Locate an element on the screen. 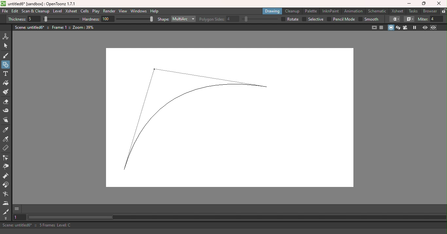 The width and height of the screenshot is (447, 234). Geometric tool is located at coordinates (6, 65).